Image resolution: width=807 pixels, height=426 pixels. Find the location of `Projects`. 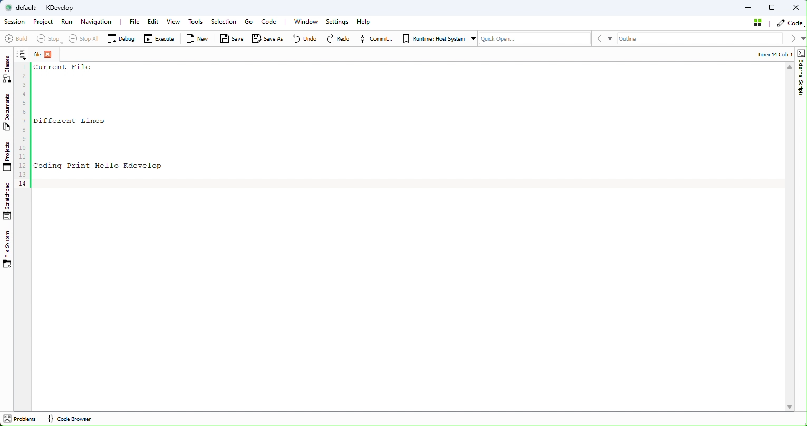

Projects is located at coordinates (7, 158).